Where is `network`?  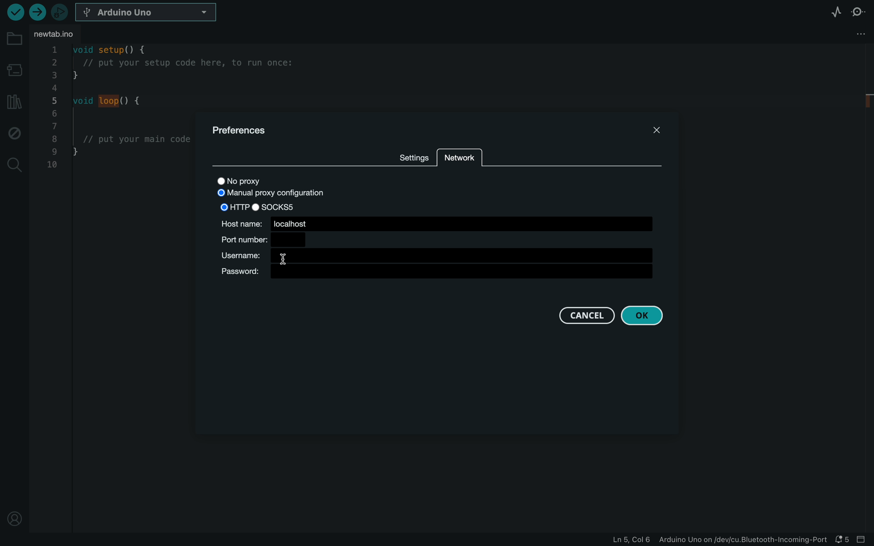
network is located at coordinates (459, 161).